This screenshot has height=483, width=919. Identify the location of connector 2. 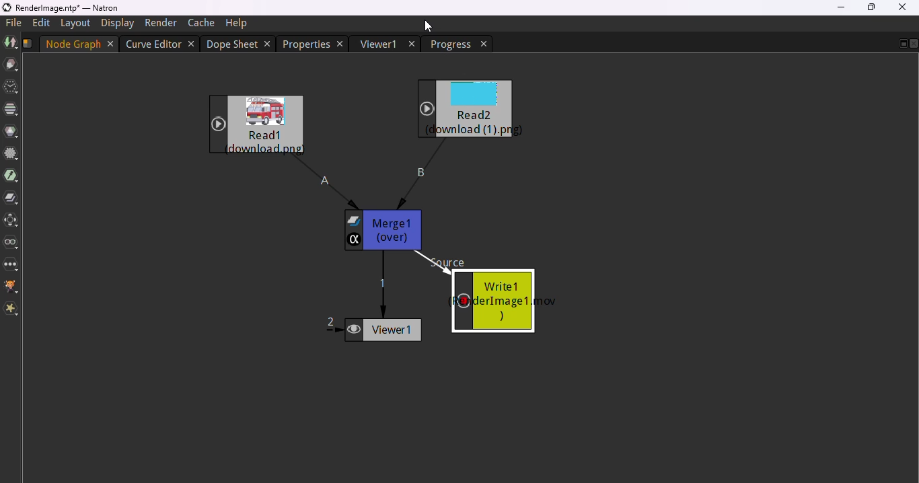
(331, 326).